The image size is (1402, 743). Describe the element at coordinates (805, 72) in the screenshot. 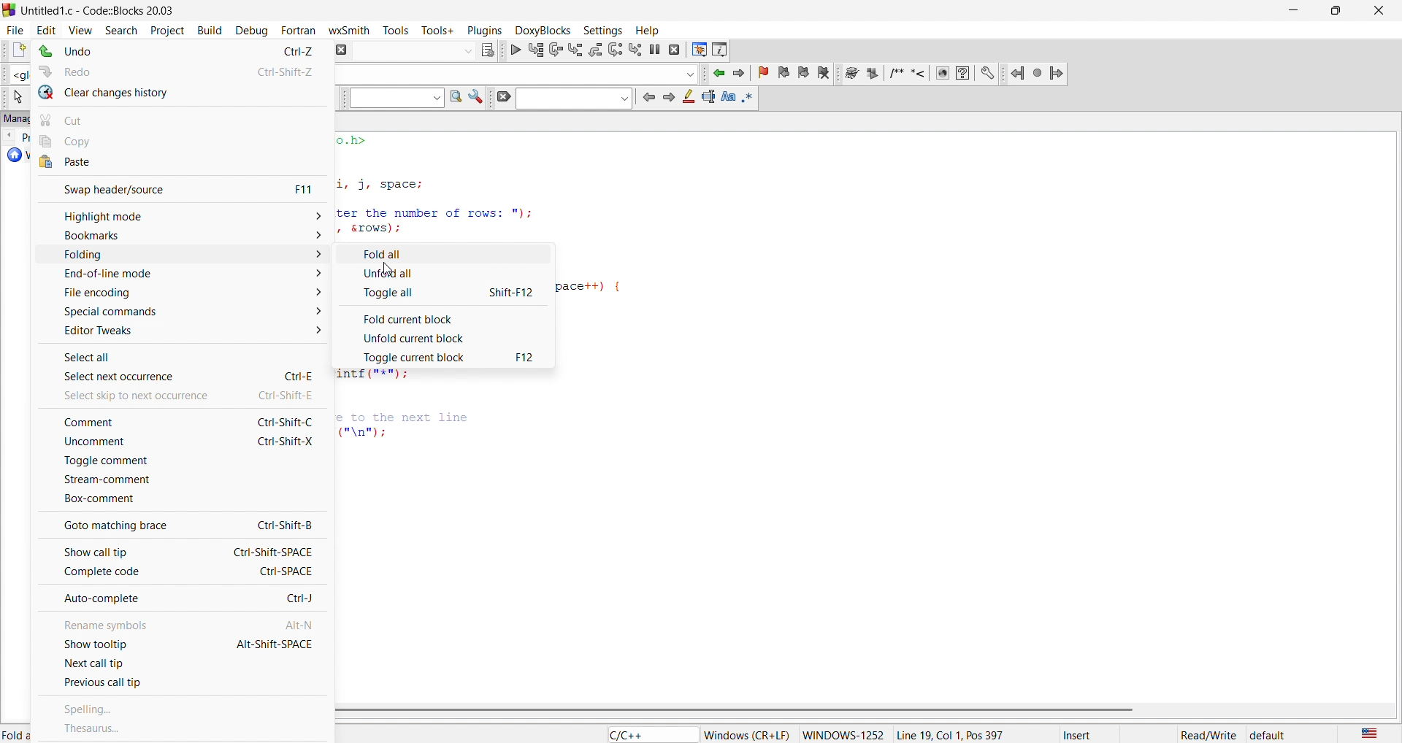

I see `next bookmark` at that location.